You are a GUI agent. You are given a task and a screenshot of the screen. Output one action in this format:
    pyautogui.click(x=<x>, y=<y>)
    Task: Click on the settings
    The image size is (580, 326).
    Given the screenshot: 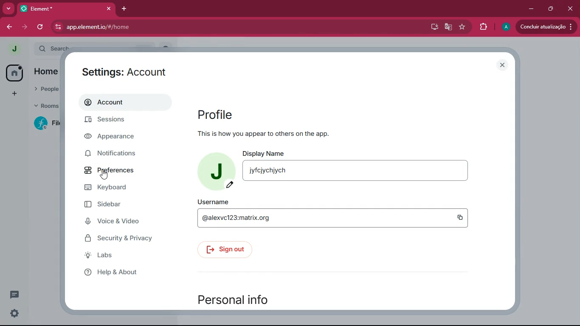 What is the action you would take?
    pyautogui.click(x=15, y=313)
    